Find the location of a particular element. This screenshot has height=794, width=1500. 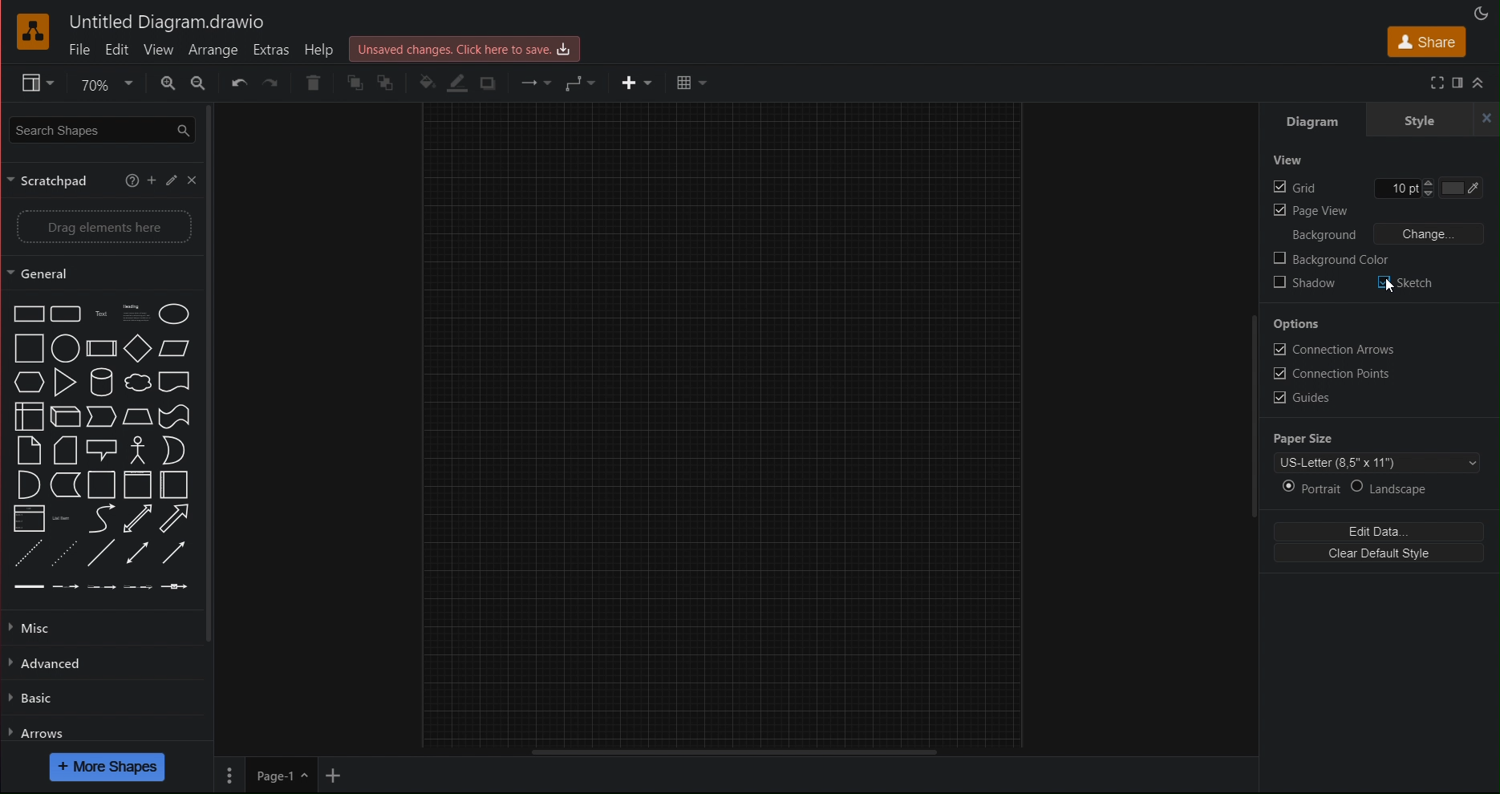

bidirectional arrow is located at coordinates (139, 520).